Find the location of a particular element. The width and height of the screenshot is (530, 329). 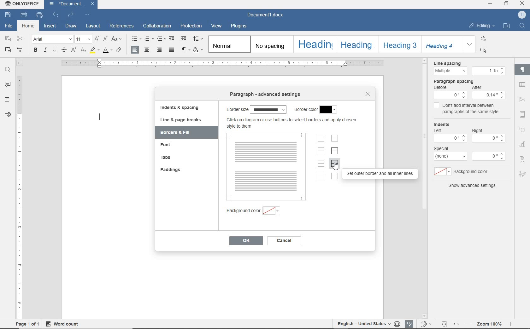

undo is located at coordinates (56, 16).